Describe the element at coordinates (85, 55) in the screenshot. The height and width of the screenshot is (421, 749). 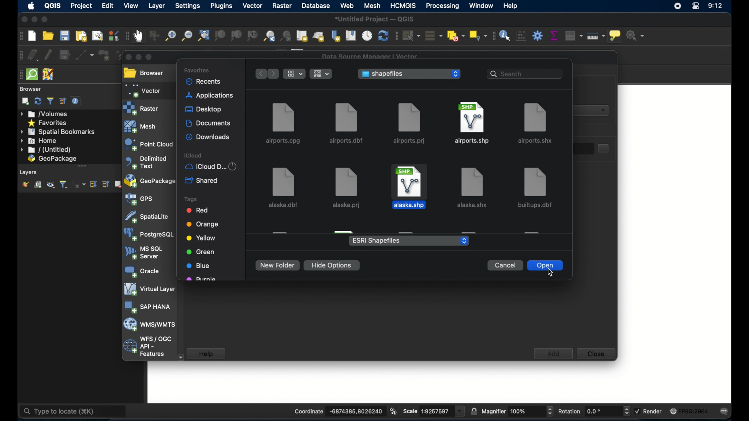
I see `digitize with segment` at that location.